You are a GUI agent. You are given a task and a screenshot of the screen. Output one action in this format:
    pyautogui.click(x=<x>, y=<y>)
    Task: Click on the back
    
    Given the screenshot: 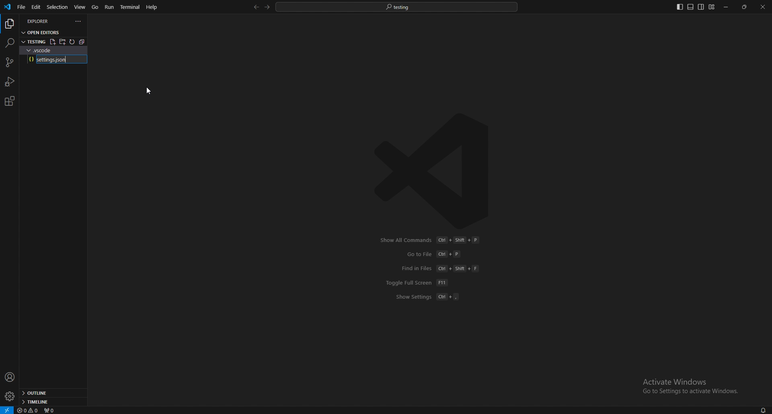 What is the action you would take?
    pyautogui.click(x=255, y=7)
    